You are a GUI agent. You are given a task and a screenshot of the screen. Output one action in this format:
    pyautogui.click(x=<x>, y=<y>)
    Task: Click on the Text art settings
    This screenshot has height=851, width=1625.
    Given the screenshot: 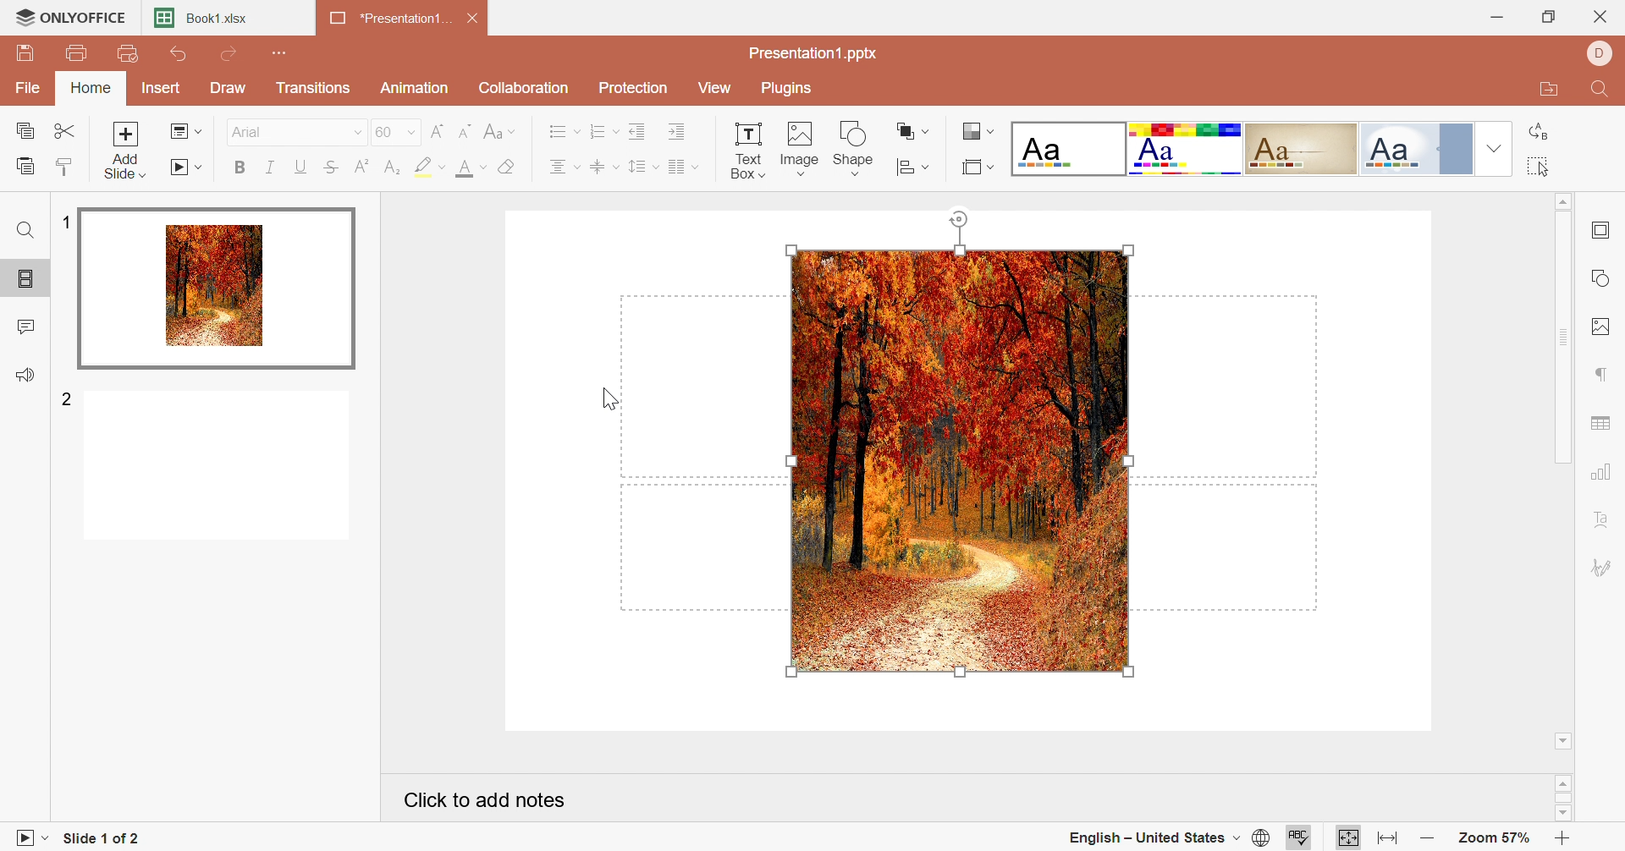 What is the action you would take?
    pyautogui.click(x=1605, y=519)
    